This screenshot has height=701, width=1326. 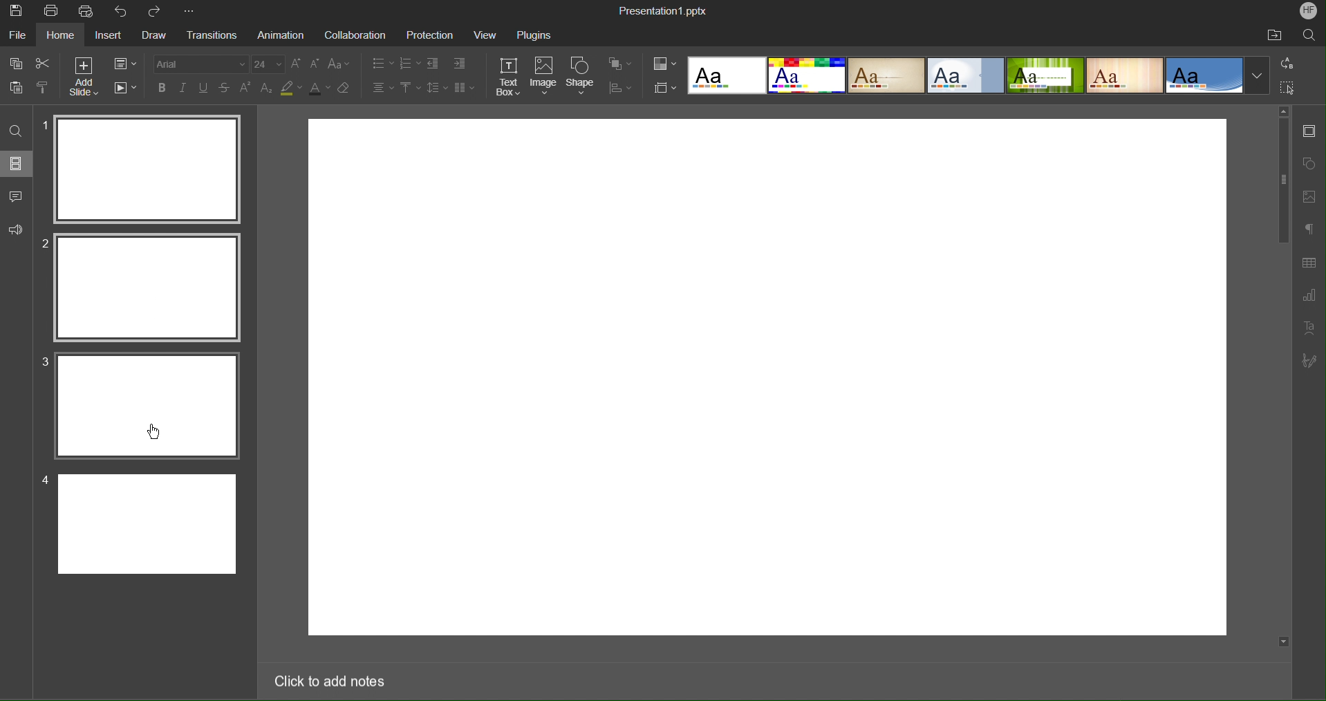 I want to click on Text Box, so click(x=510, y=77).